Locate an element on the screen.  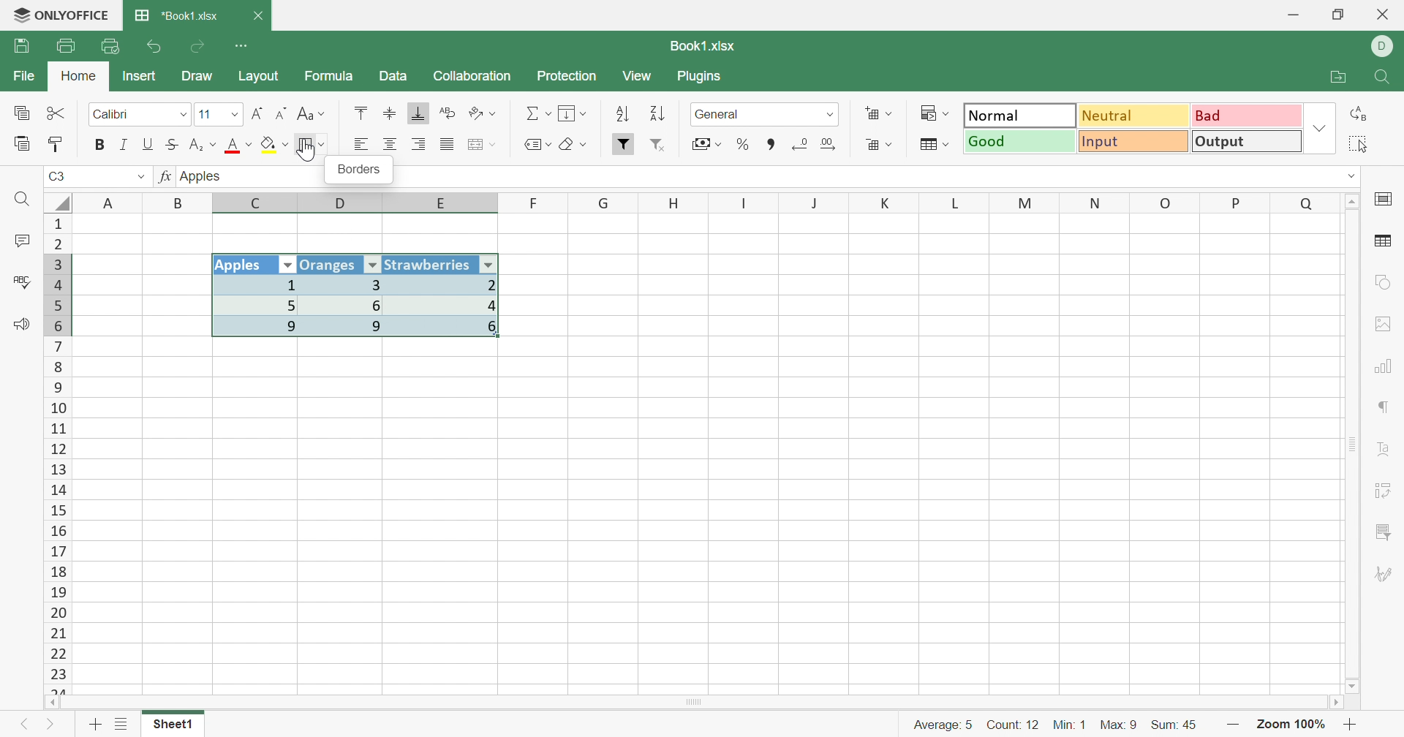
Print is located at coordinates (65, 46).